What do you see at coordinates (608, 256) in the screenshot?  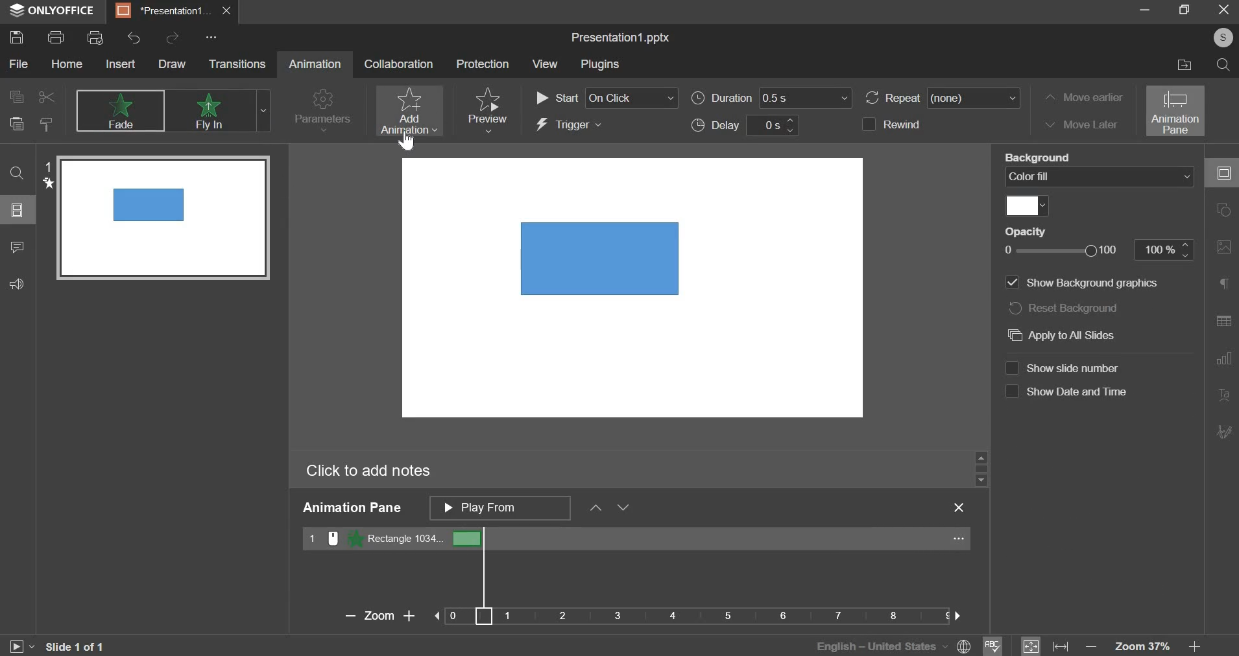 I see `Shape` at bounding box center [608, 256].